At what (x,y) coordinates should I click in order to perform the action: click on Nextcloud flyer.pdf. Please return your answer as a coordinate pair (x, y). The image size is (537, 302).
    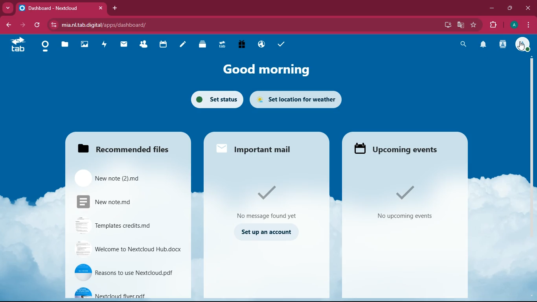
    Looking at the image, I should click on (123, 294).